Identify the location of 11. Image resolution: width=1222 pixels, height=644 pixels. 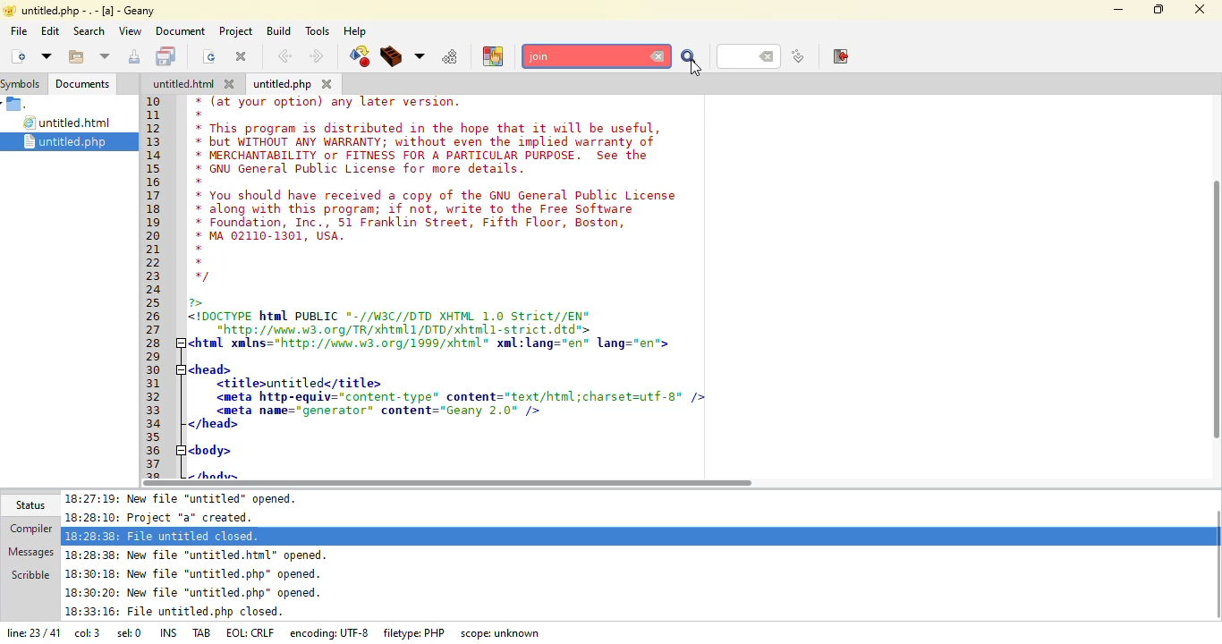
(155, 117).